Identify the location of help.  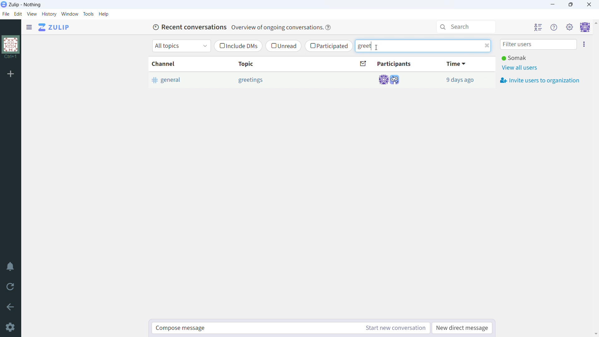
(104, 14).